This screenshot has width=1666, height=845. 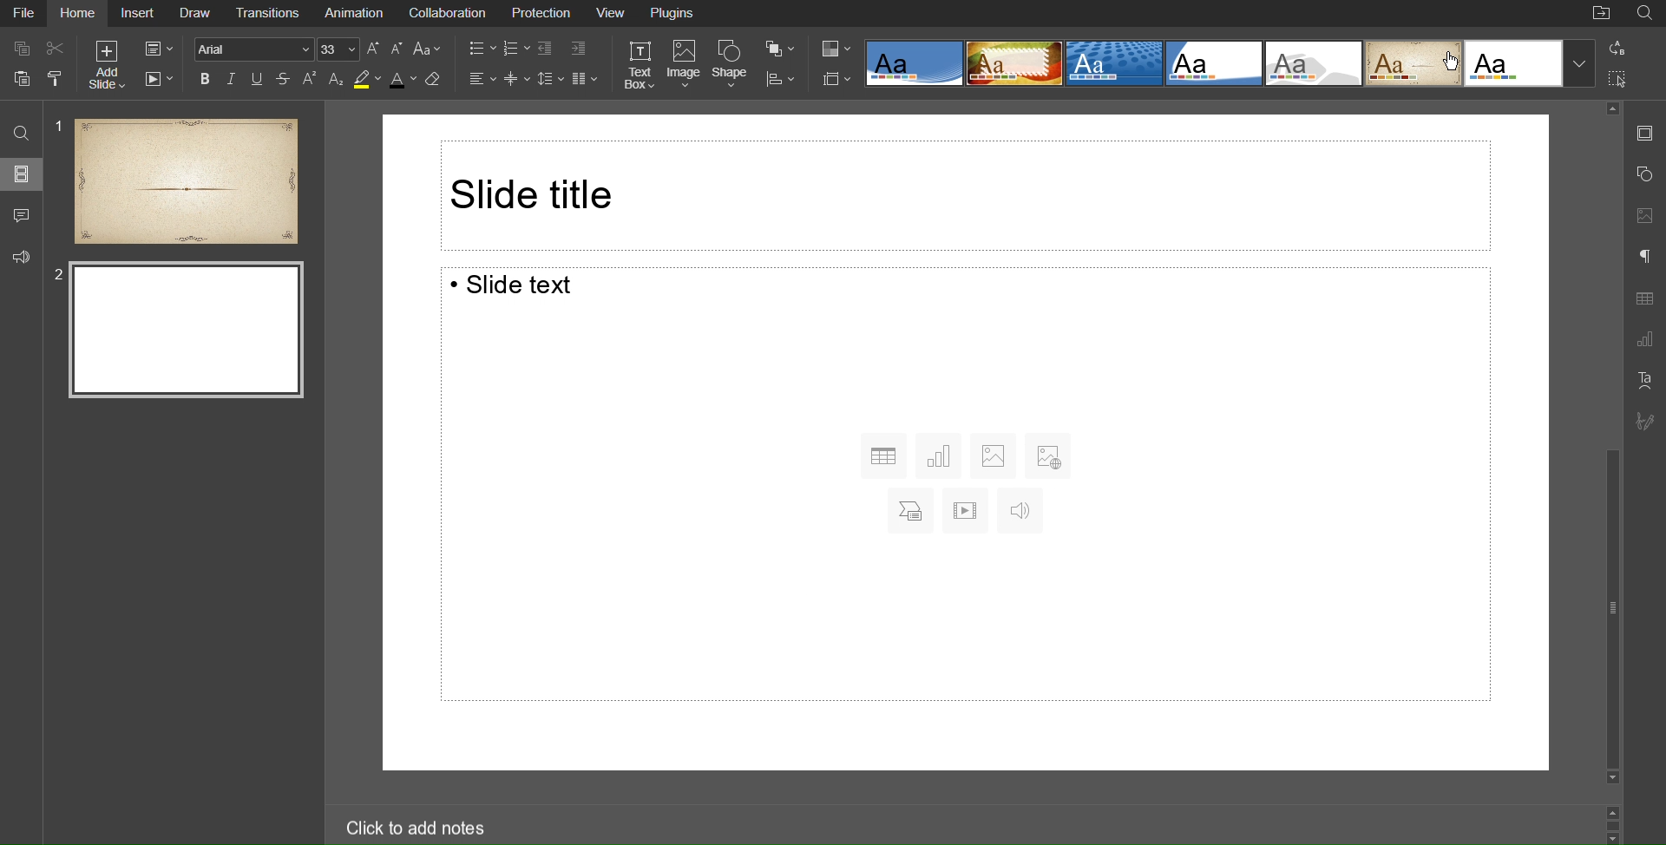 What do you see at coordinates (613, 14) in the screenshot?
I see `View` at bounding box center [613, 14].